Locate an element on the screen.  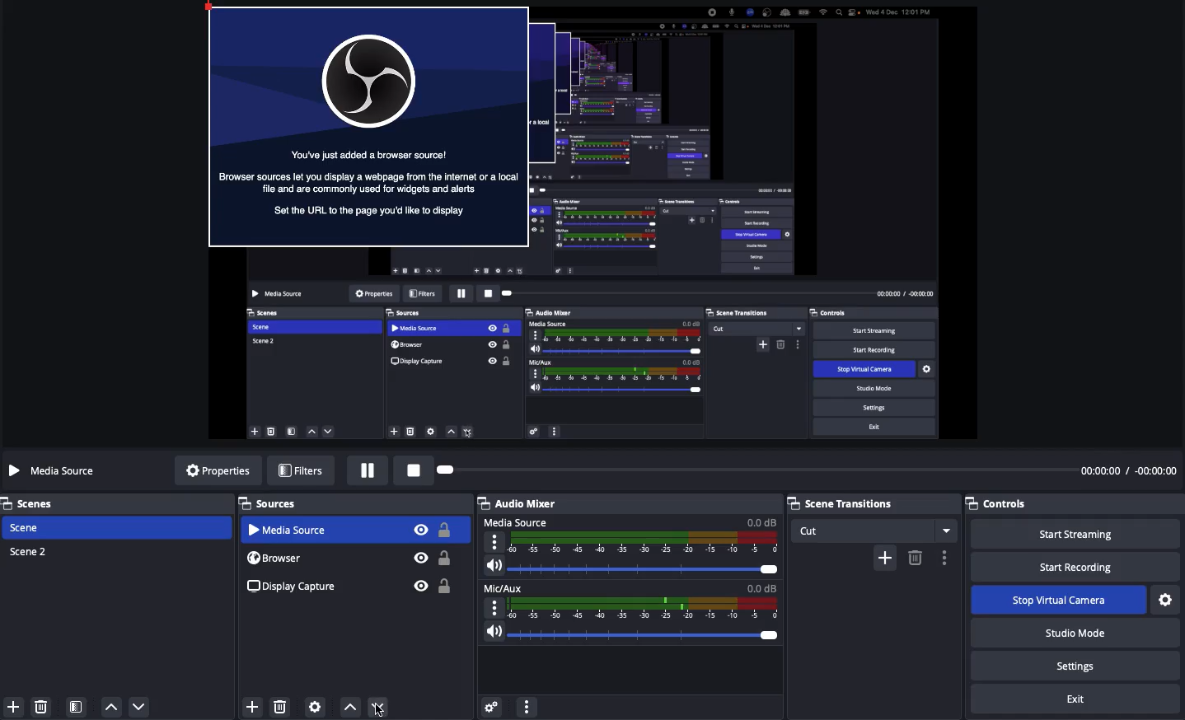
Remove is located at coordinates (916, 559).